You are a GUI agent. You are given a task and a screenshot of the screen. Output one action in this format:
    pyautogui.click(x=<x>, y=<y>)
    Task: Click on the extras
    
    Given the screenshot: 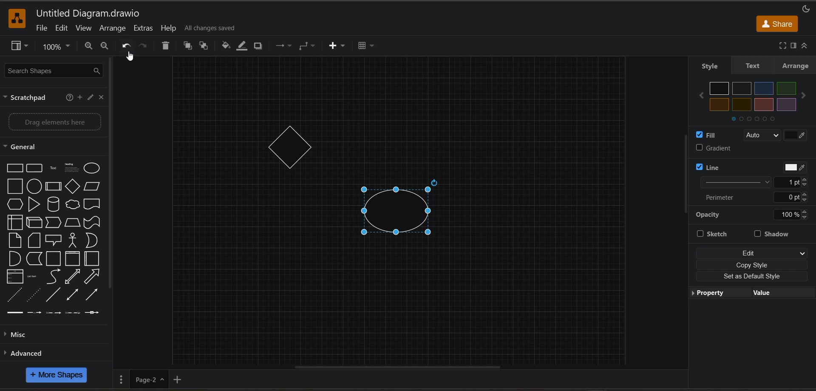 What is the action you would take?
    pyautogui.click(x=144, y=29)
    